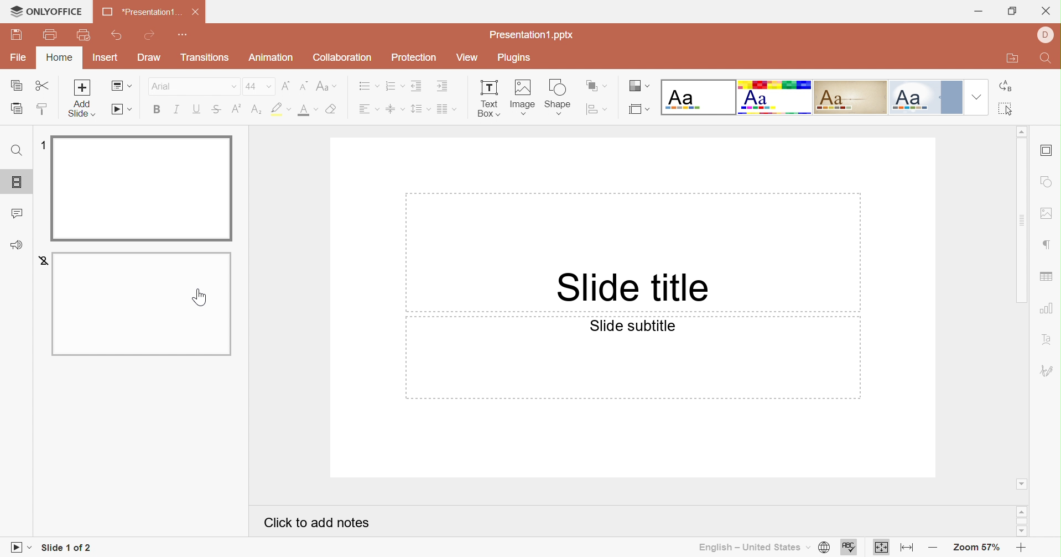  I want to click on Transitions, so click(205, 57).